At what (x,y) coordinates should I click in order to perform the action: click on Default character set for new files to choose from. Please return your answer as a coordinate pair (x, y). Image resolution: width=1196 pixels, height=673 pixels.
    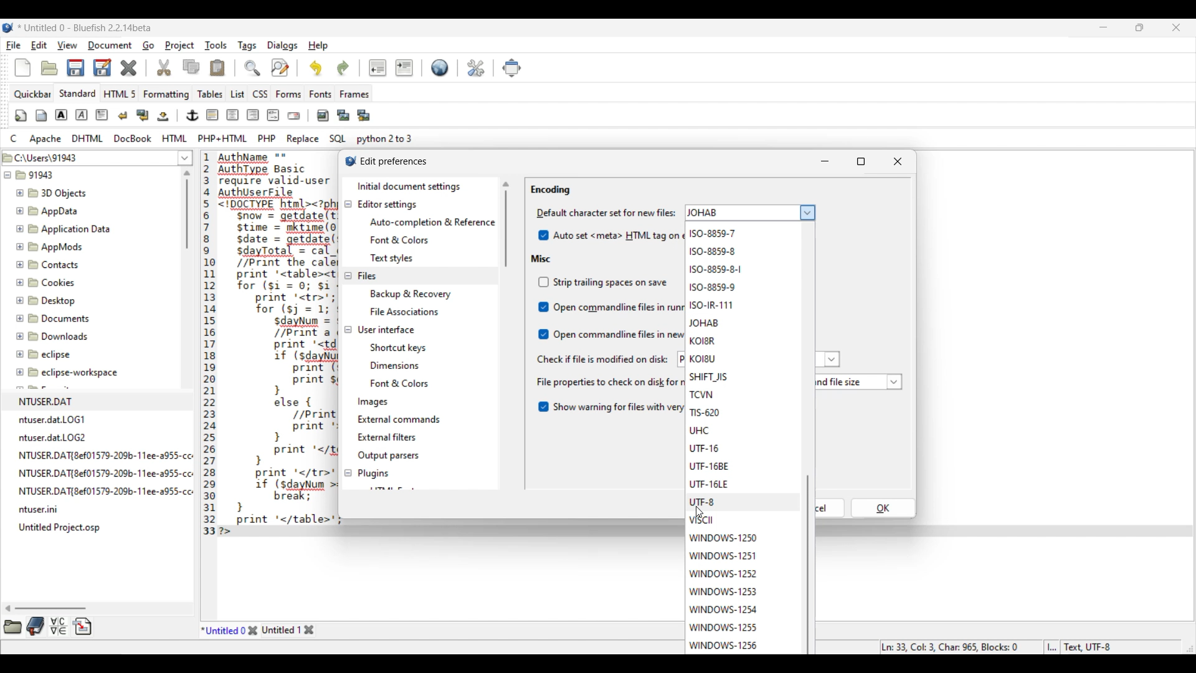
    Looking at the image, I should click on (750, 429).